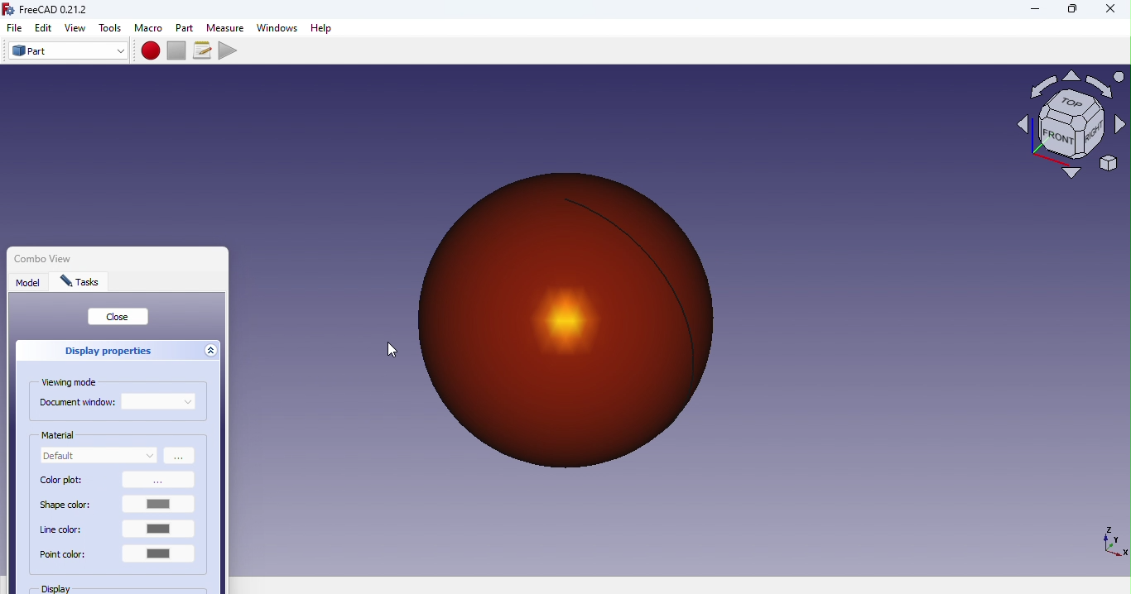 The width and height of the screenshot is (1131, 594). What do you see at coordinates (77, 255) in the screenshot?
I see `Combo view` at bounding box center [77, 255].